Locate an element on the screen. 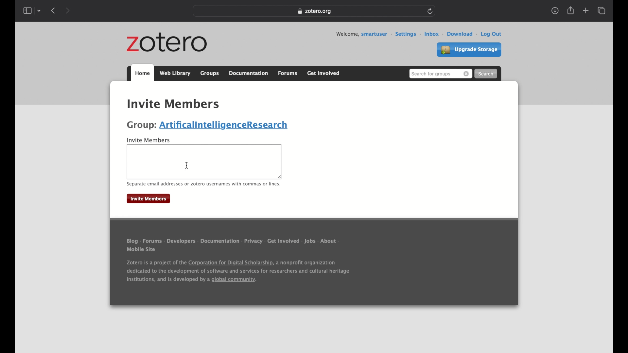 The width and height of the screenshot is (628, 353). text cursor is located at coordinates (187, 165).